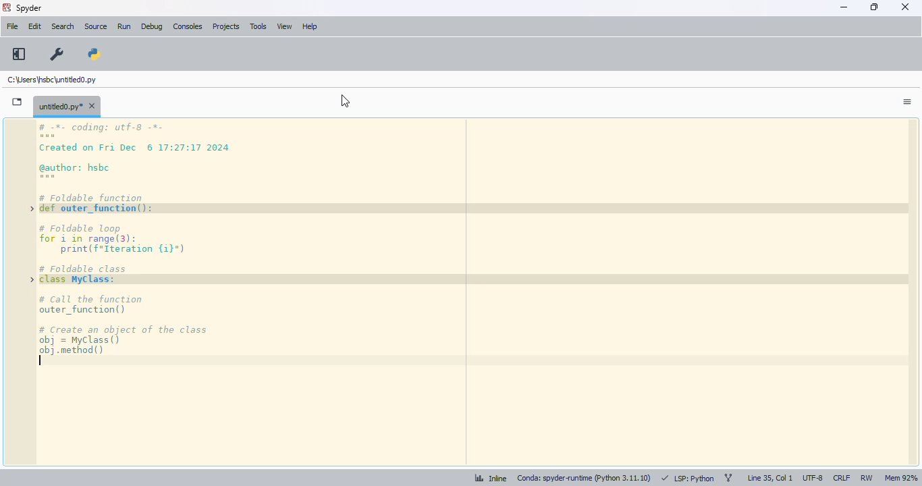  Describe the element at coordinates (485, 479) in the screenshot. I see `inline` at that location.